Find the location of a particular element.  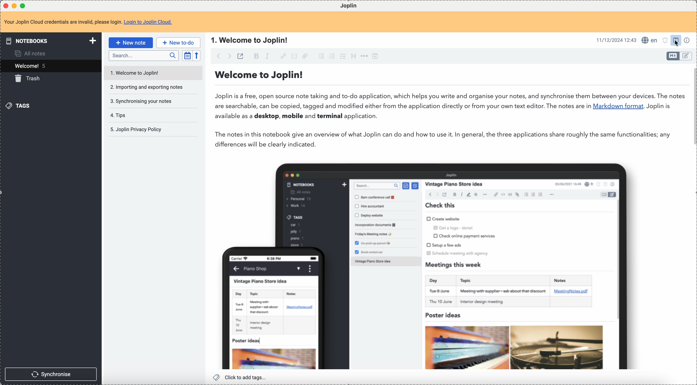

Welcome to Joplin! is located at coordinates (260, 75).